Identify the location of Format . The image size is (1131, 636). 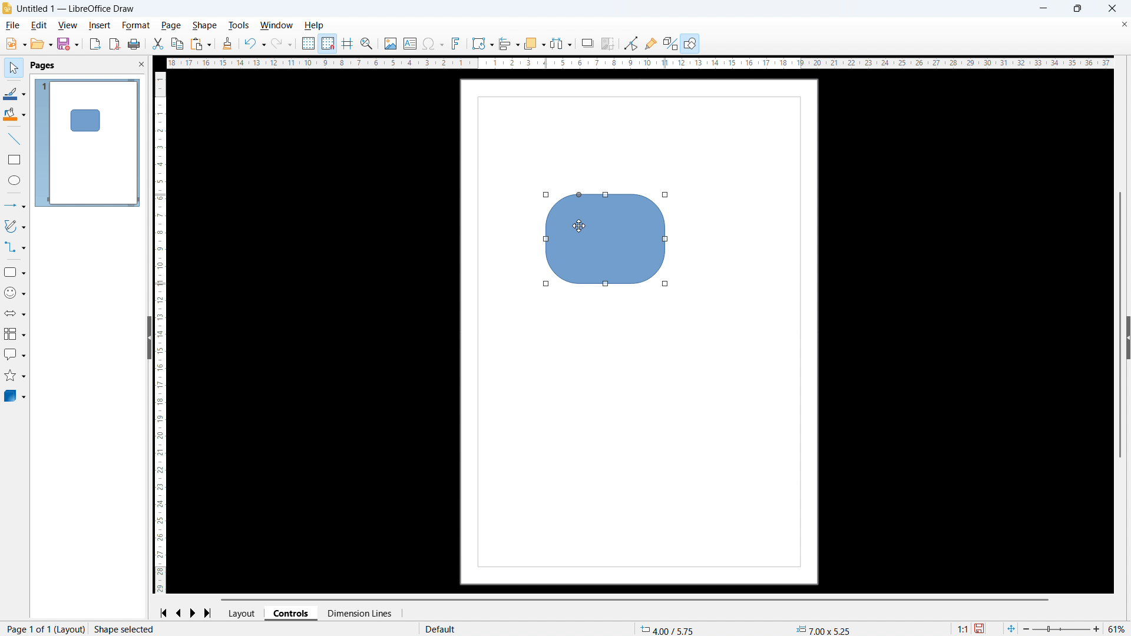
(136, 26).